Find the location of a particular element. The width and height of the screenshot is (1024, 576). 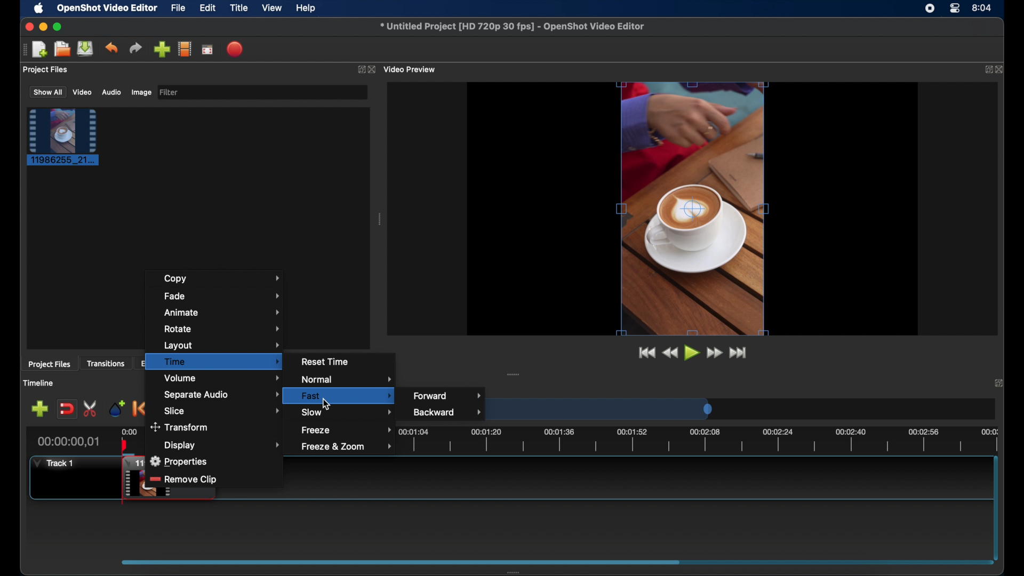

import files is located at coordinates (161, 50).